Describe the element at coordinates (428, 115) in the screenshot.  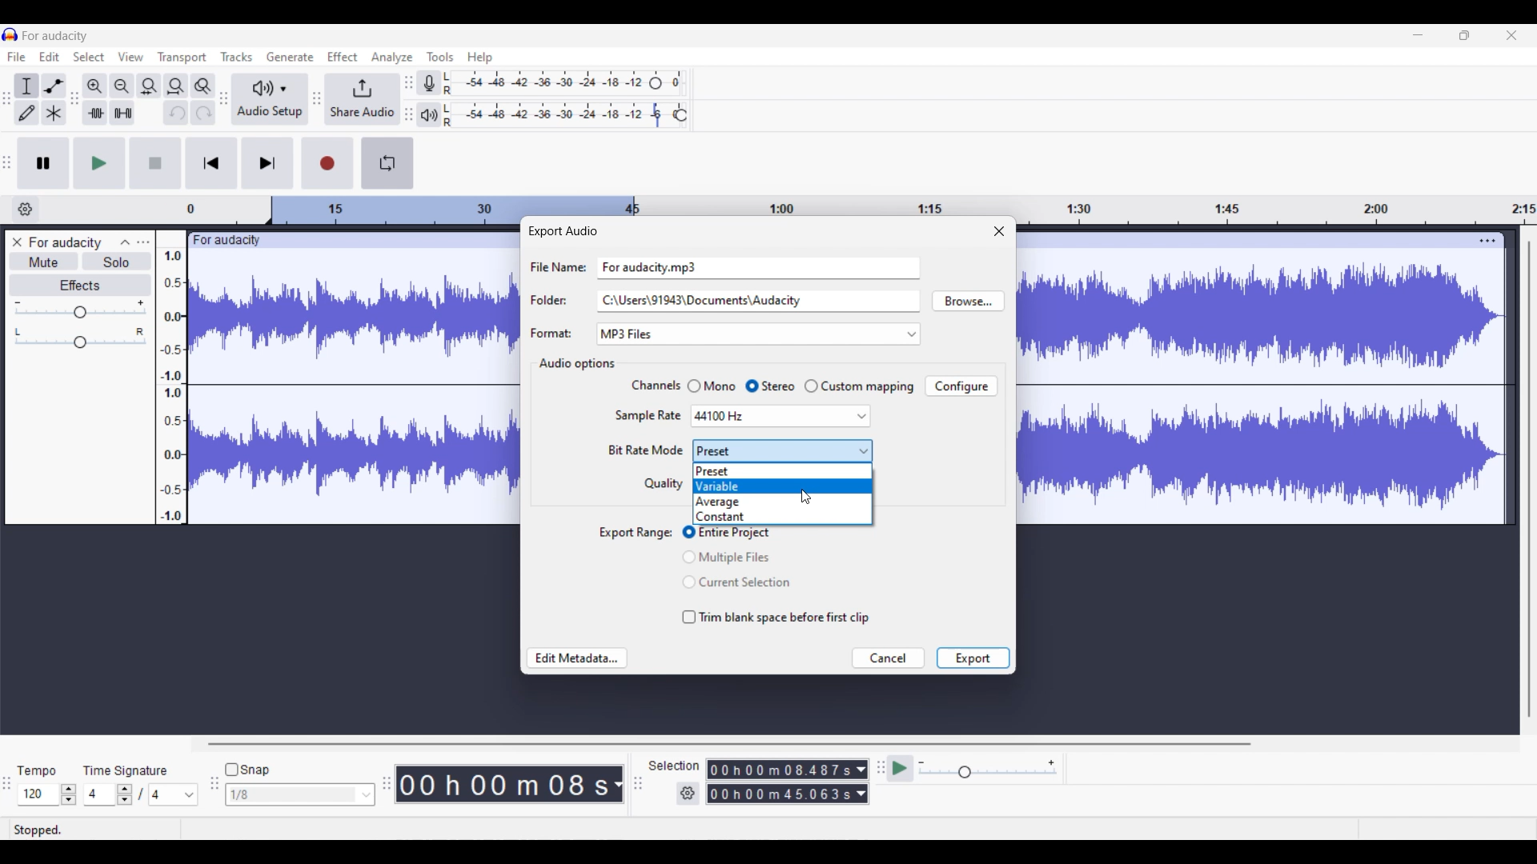
I see `Playback meter` at that location.